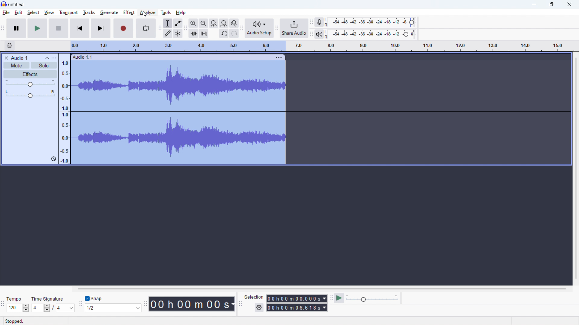 The width and height of the screenshot is (579, 325). Describe the element at coordinates (569, 4) in the screenshot. I see `close` at that location.